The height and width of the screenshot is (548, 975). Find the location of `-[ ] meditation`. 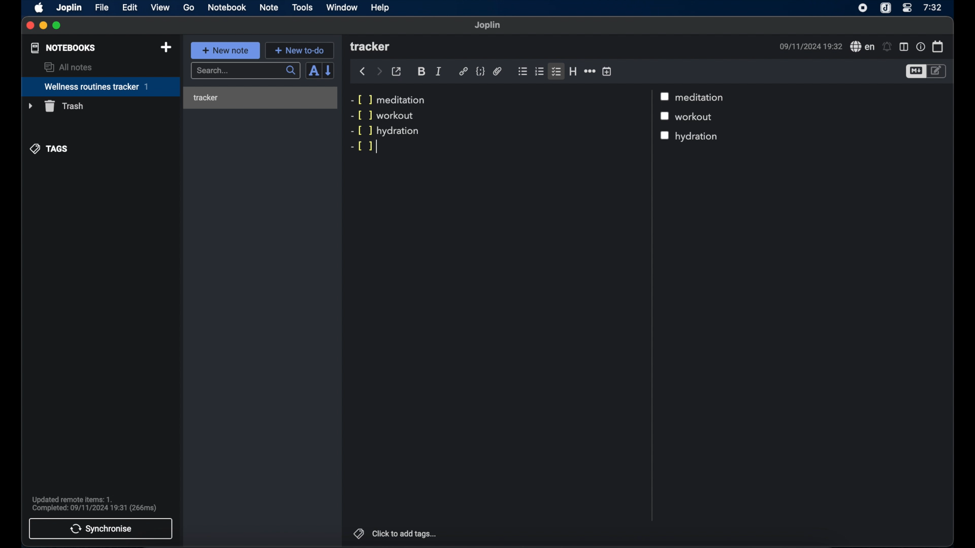

-[ ] meditation is located at coordinates (391, 99).